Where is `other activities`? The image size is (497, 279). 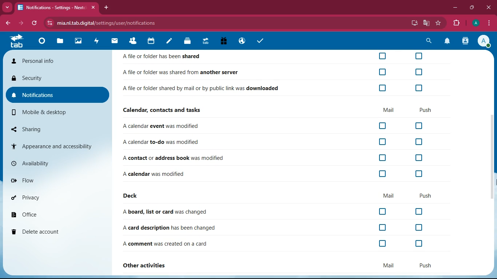
other activities is located at coordinates (148, 266).